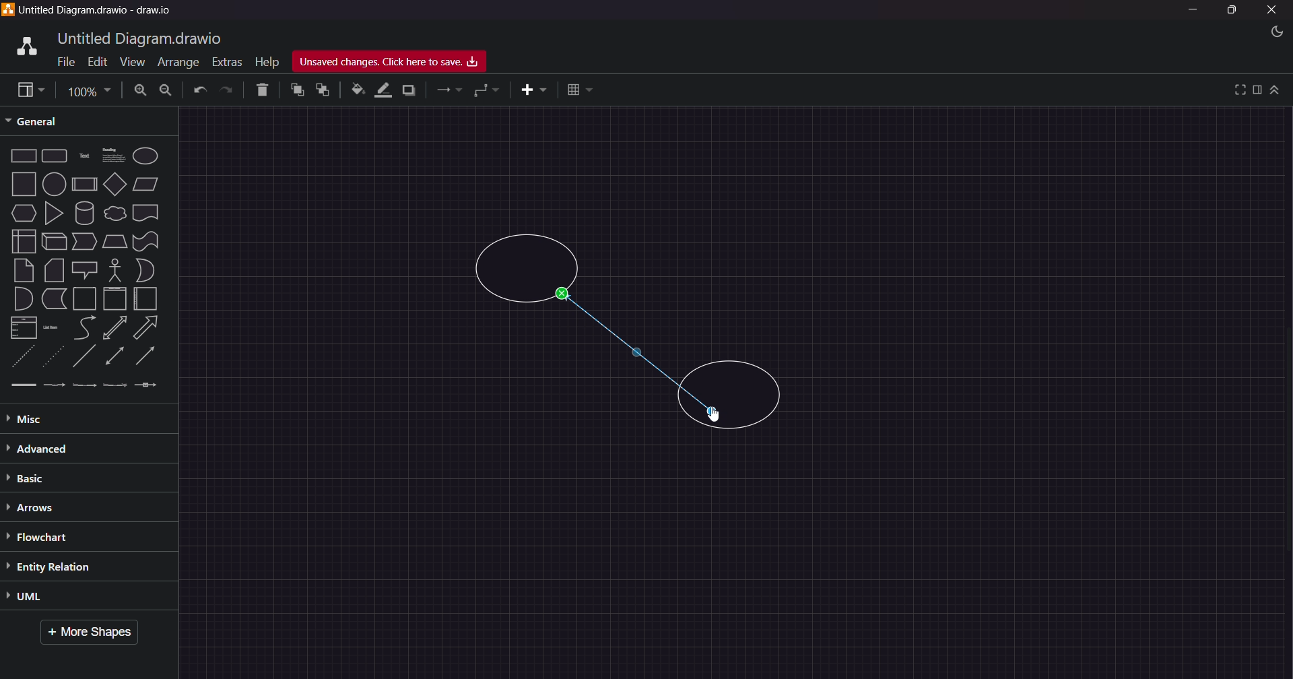  I want to click on File, so click(63, 63).